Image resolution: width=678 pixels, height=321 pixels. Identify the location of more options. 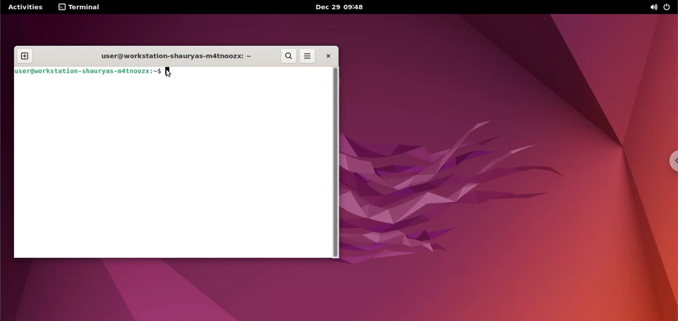
(308, 56).